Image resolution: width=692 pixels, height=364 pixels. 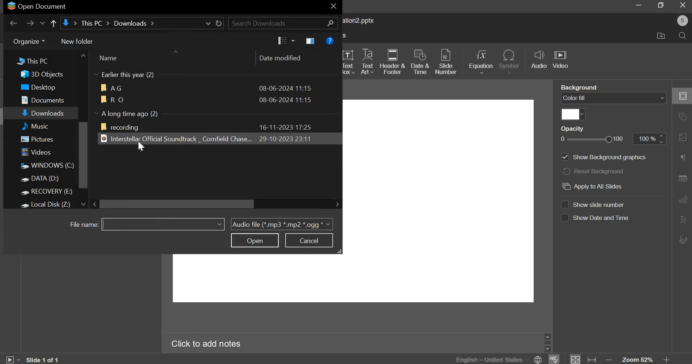 What do you see at coordinates (638, 359) in the screenshot?
I see `zoom 52%` at bounding box center [638, 359].